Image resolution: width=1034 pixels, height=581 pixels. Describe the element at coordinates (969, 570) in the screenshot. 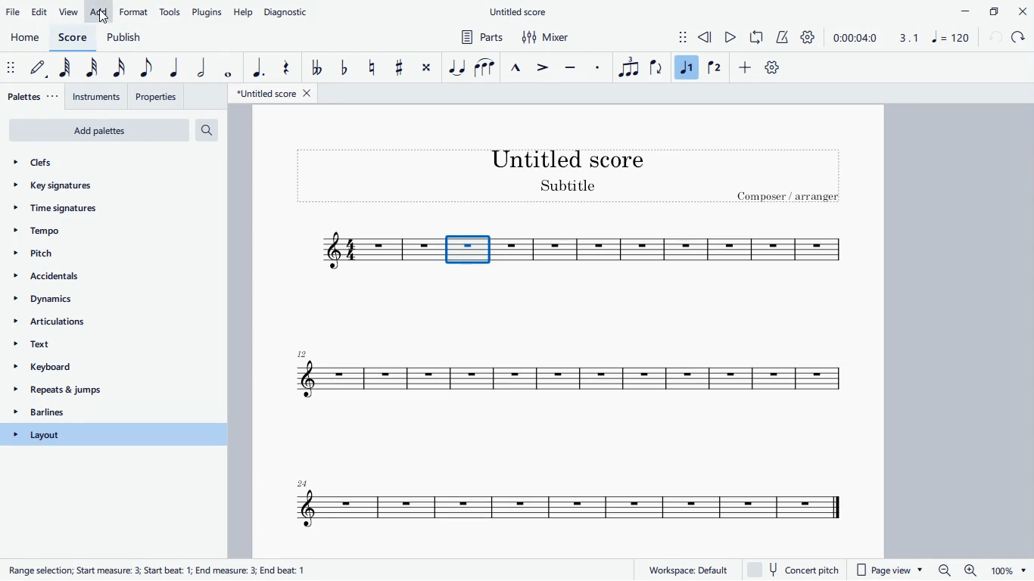

I see `zoom in` at that location.